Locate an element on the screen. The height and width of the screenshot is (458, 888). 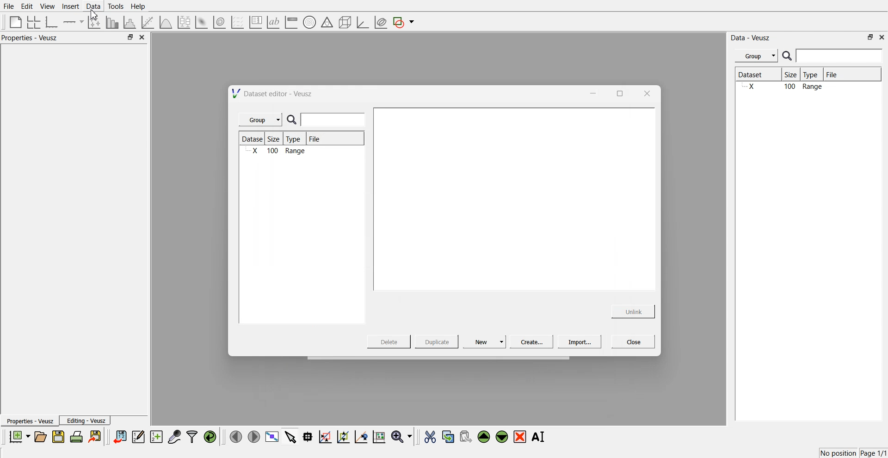
text label is located at coordinates (272, 22).